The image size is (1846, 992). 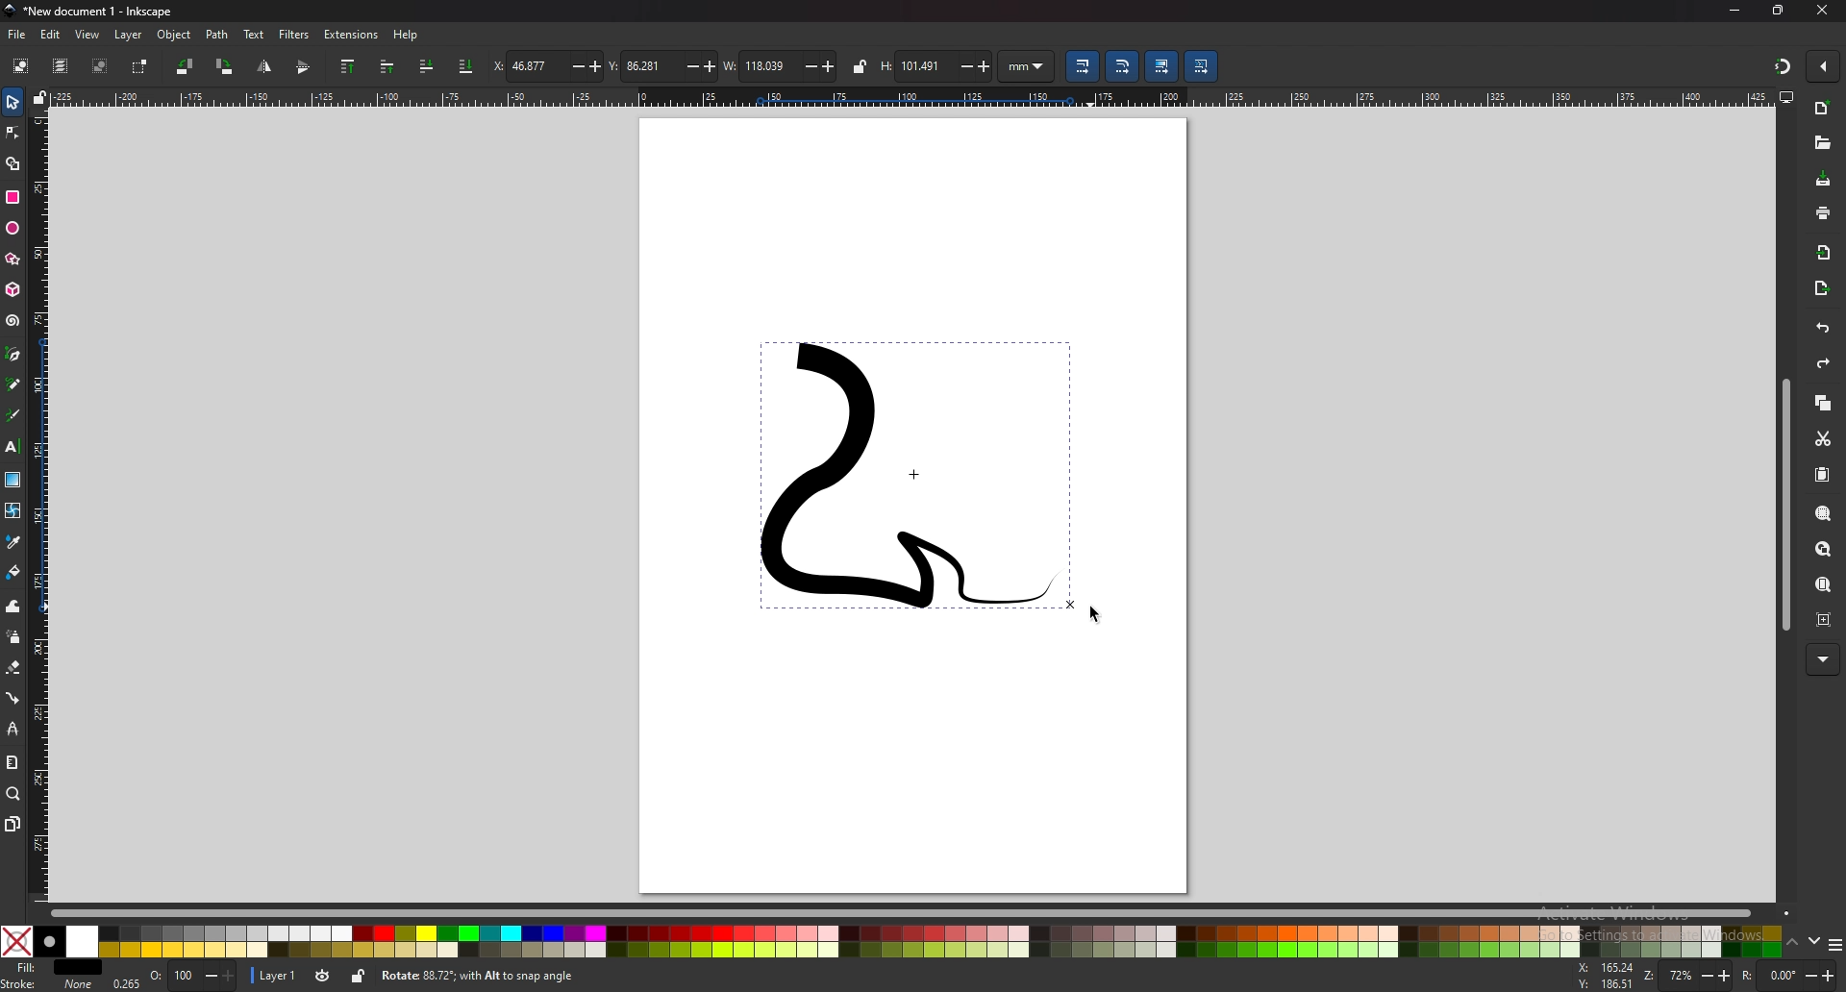 I want to click on toggle visibility, so click(x=324, y=976).